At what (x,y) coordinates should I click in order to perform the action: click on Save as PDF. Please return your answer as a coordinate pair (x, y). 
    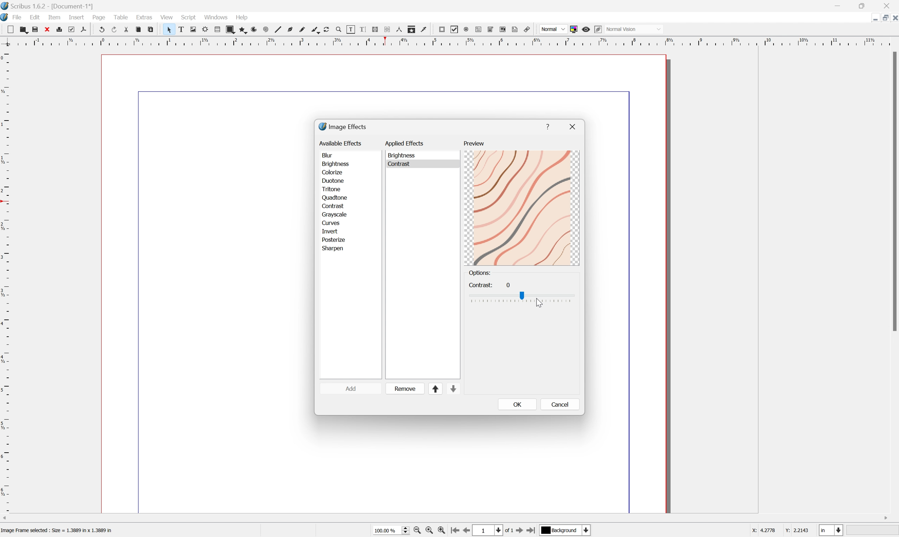
    Looking at the image, I should click on (84, 29).